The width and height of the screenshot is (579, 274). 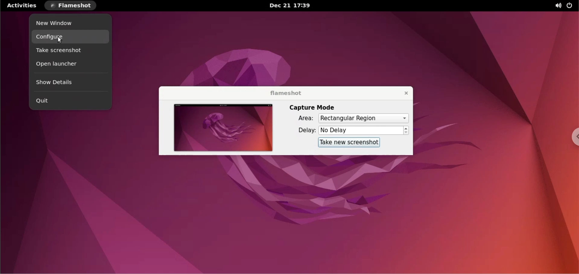 I want to click on capture mode, so click(x=312, y=107).